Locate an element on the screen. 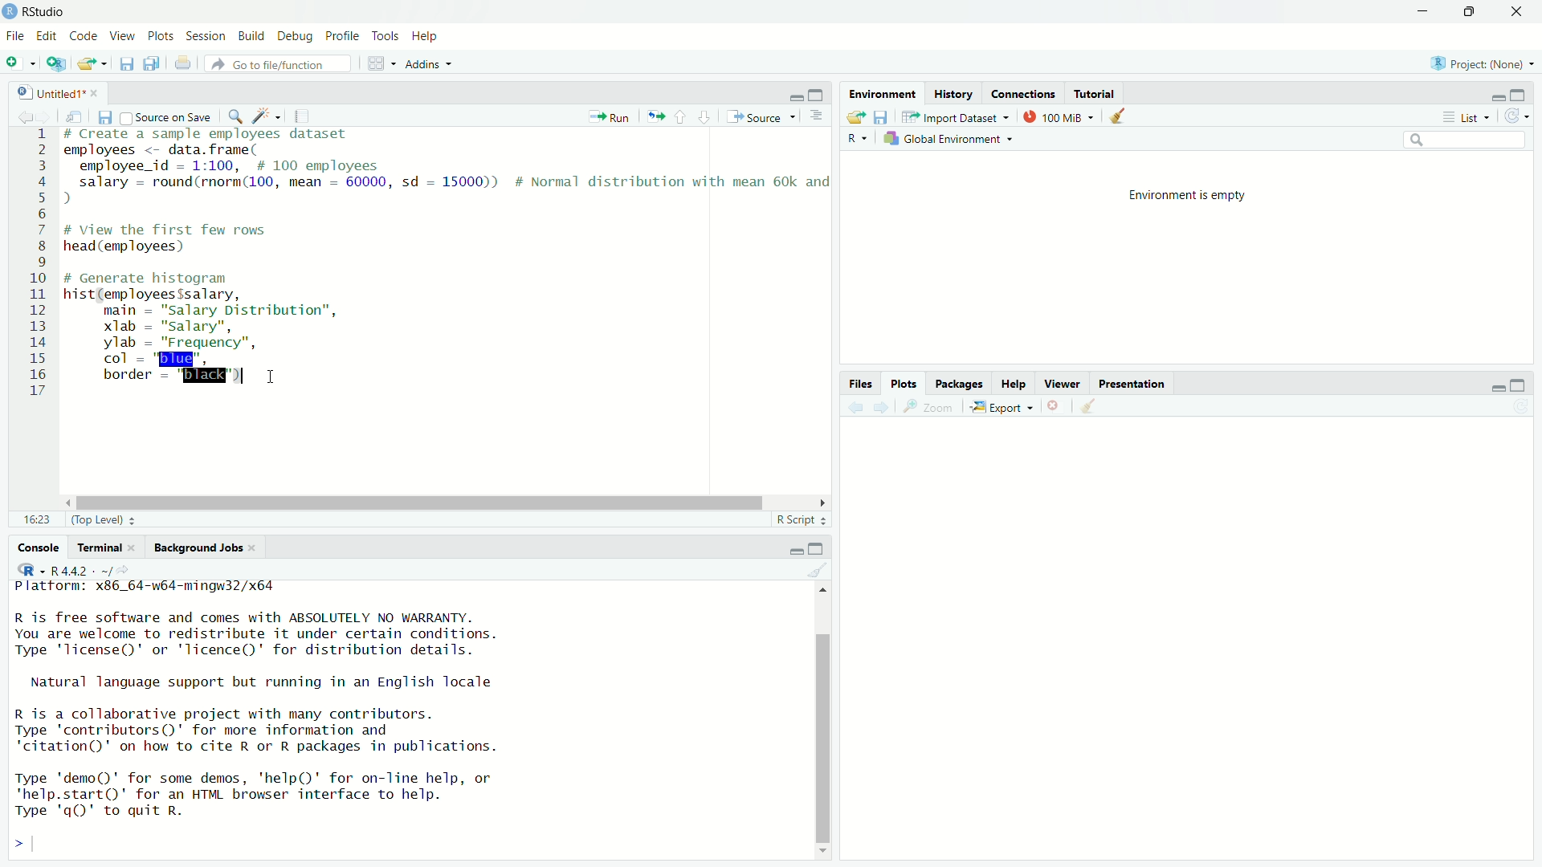 Image resolution: width=1542 pixels, height=867 pixels. Scroll bar is located at coordinates (824, 720).